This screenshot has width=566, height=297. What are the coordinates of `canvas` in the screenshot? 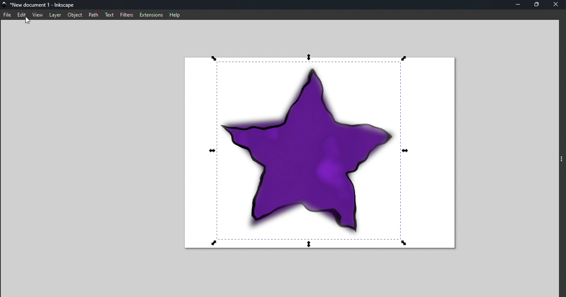 It's located at (318, 156).